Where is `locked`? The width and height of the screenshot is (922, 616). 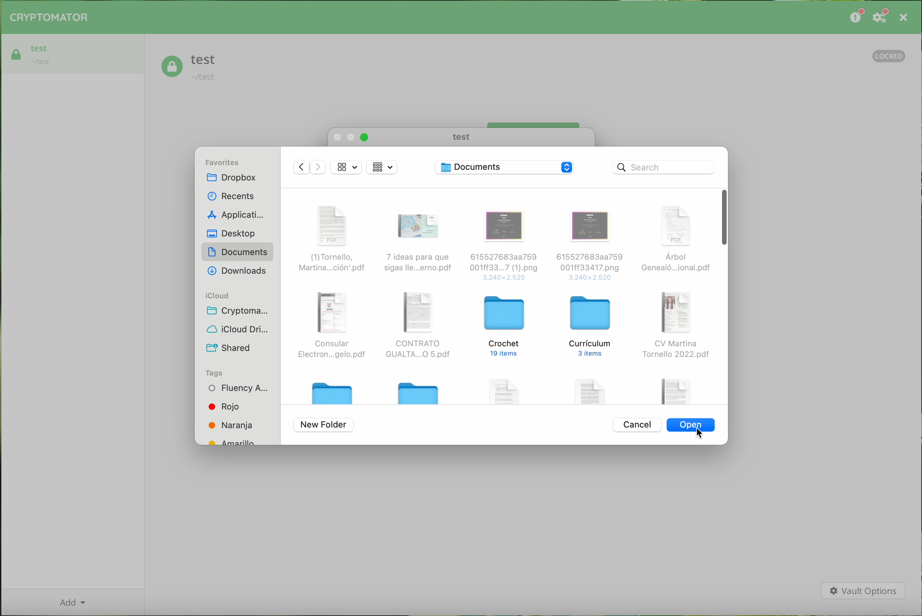
locked is located at coordinates (890, 55).